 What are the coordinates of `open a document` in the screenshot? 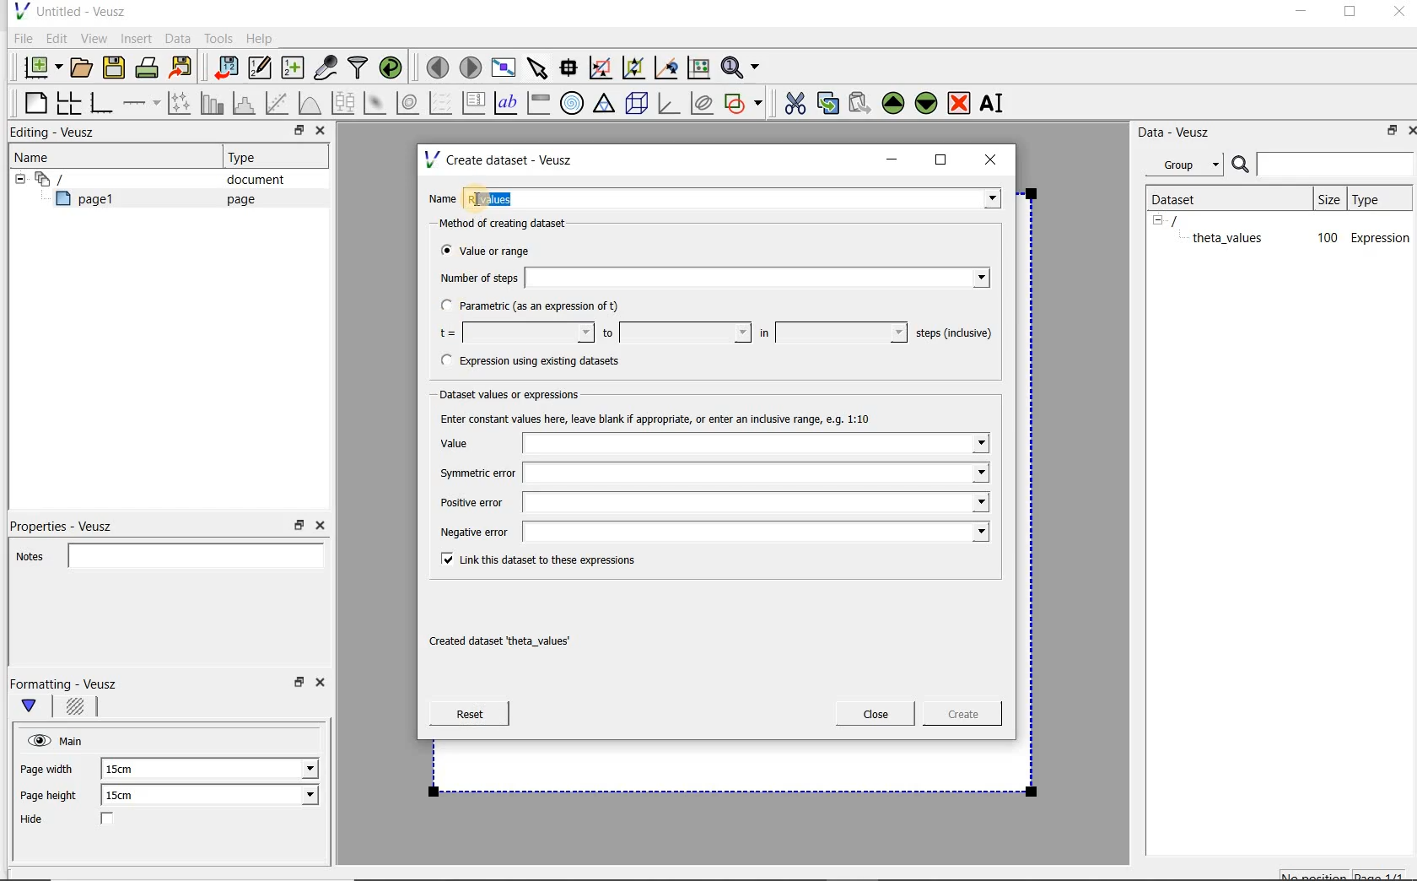 It's located at (84, 66).